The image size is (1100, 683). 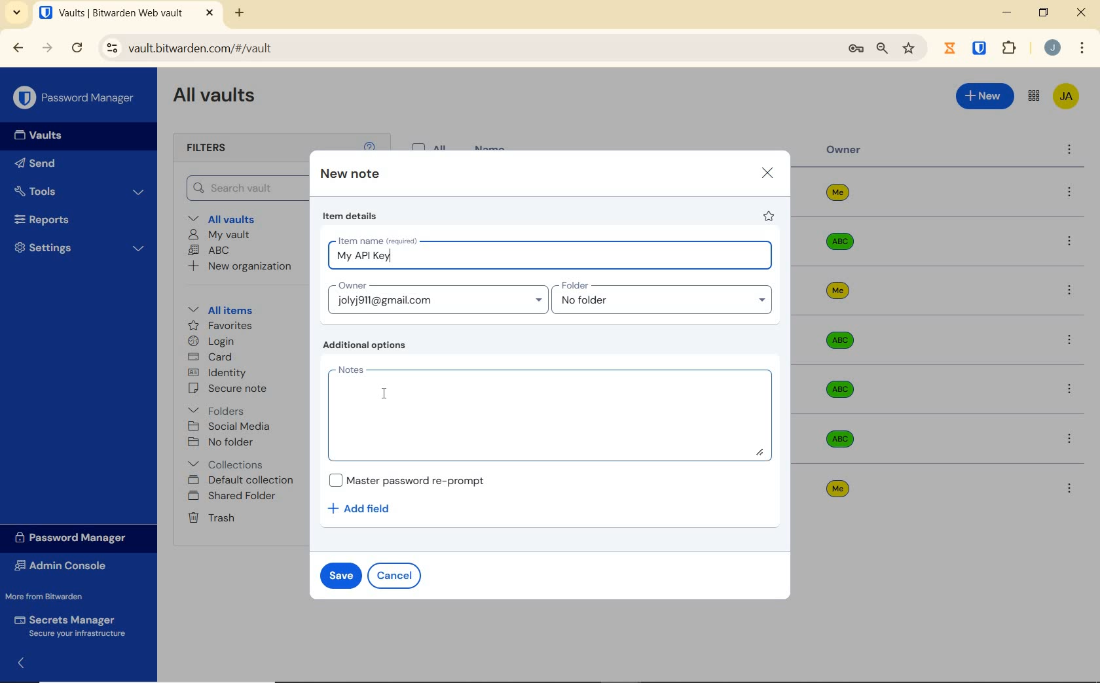 I want to click on Bitwarden Account, so click(x=1065, y=96).